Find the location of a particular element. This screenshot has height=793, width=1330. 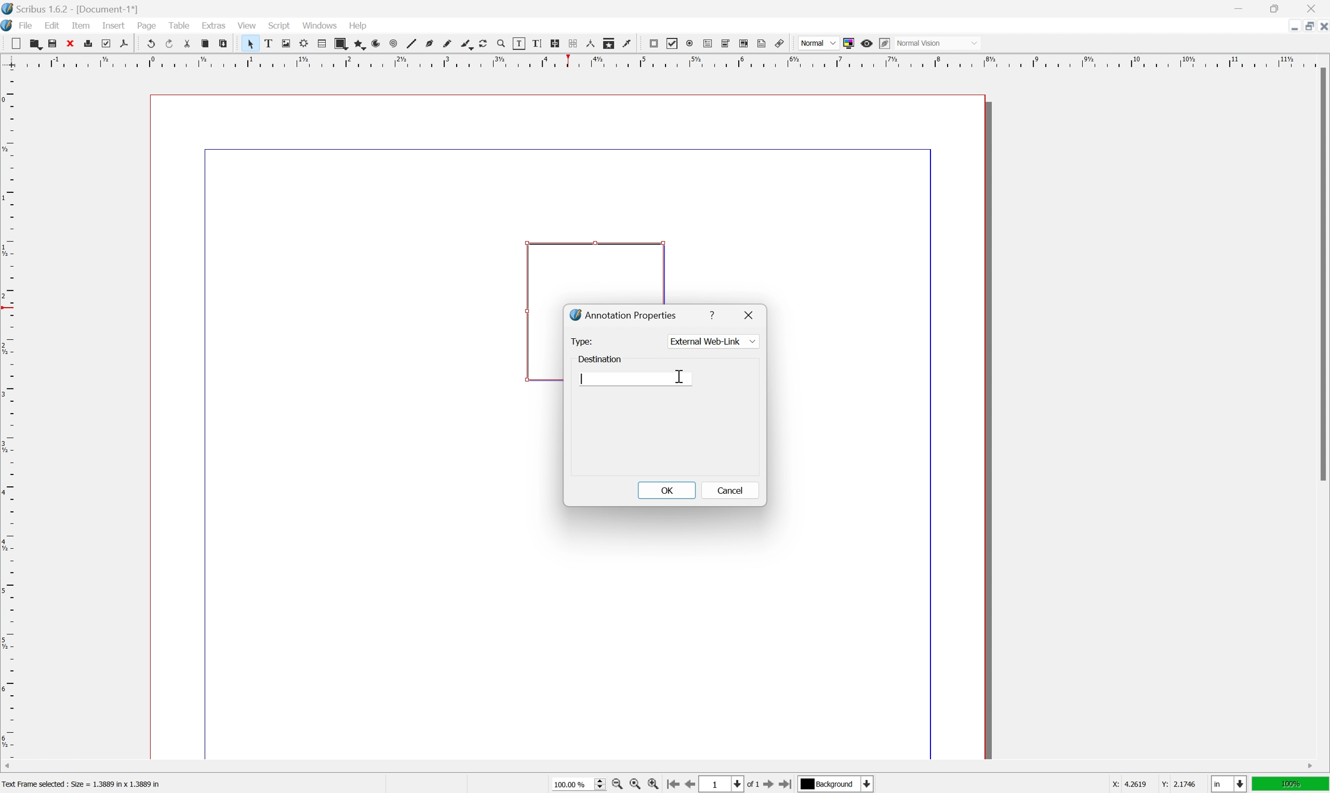

close is located at coordinates (750, 314).